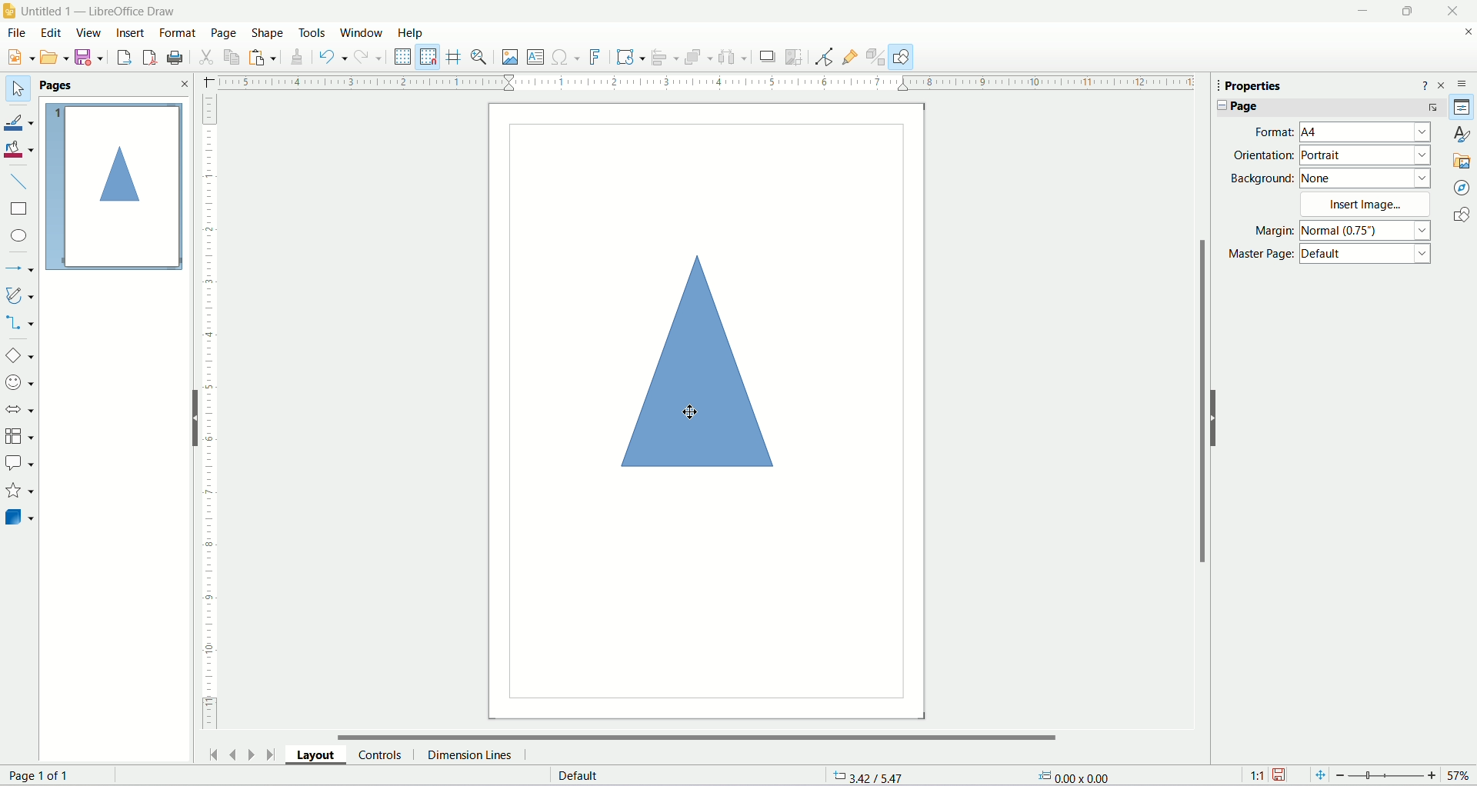 The width and height of the screenshot is (1477, 786). Describe the element at coordinates (263, 56) in the screenshot. I see `Paste` at that location.